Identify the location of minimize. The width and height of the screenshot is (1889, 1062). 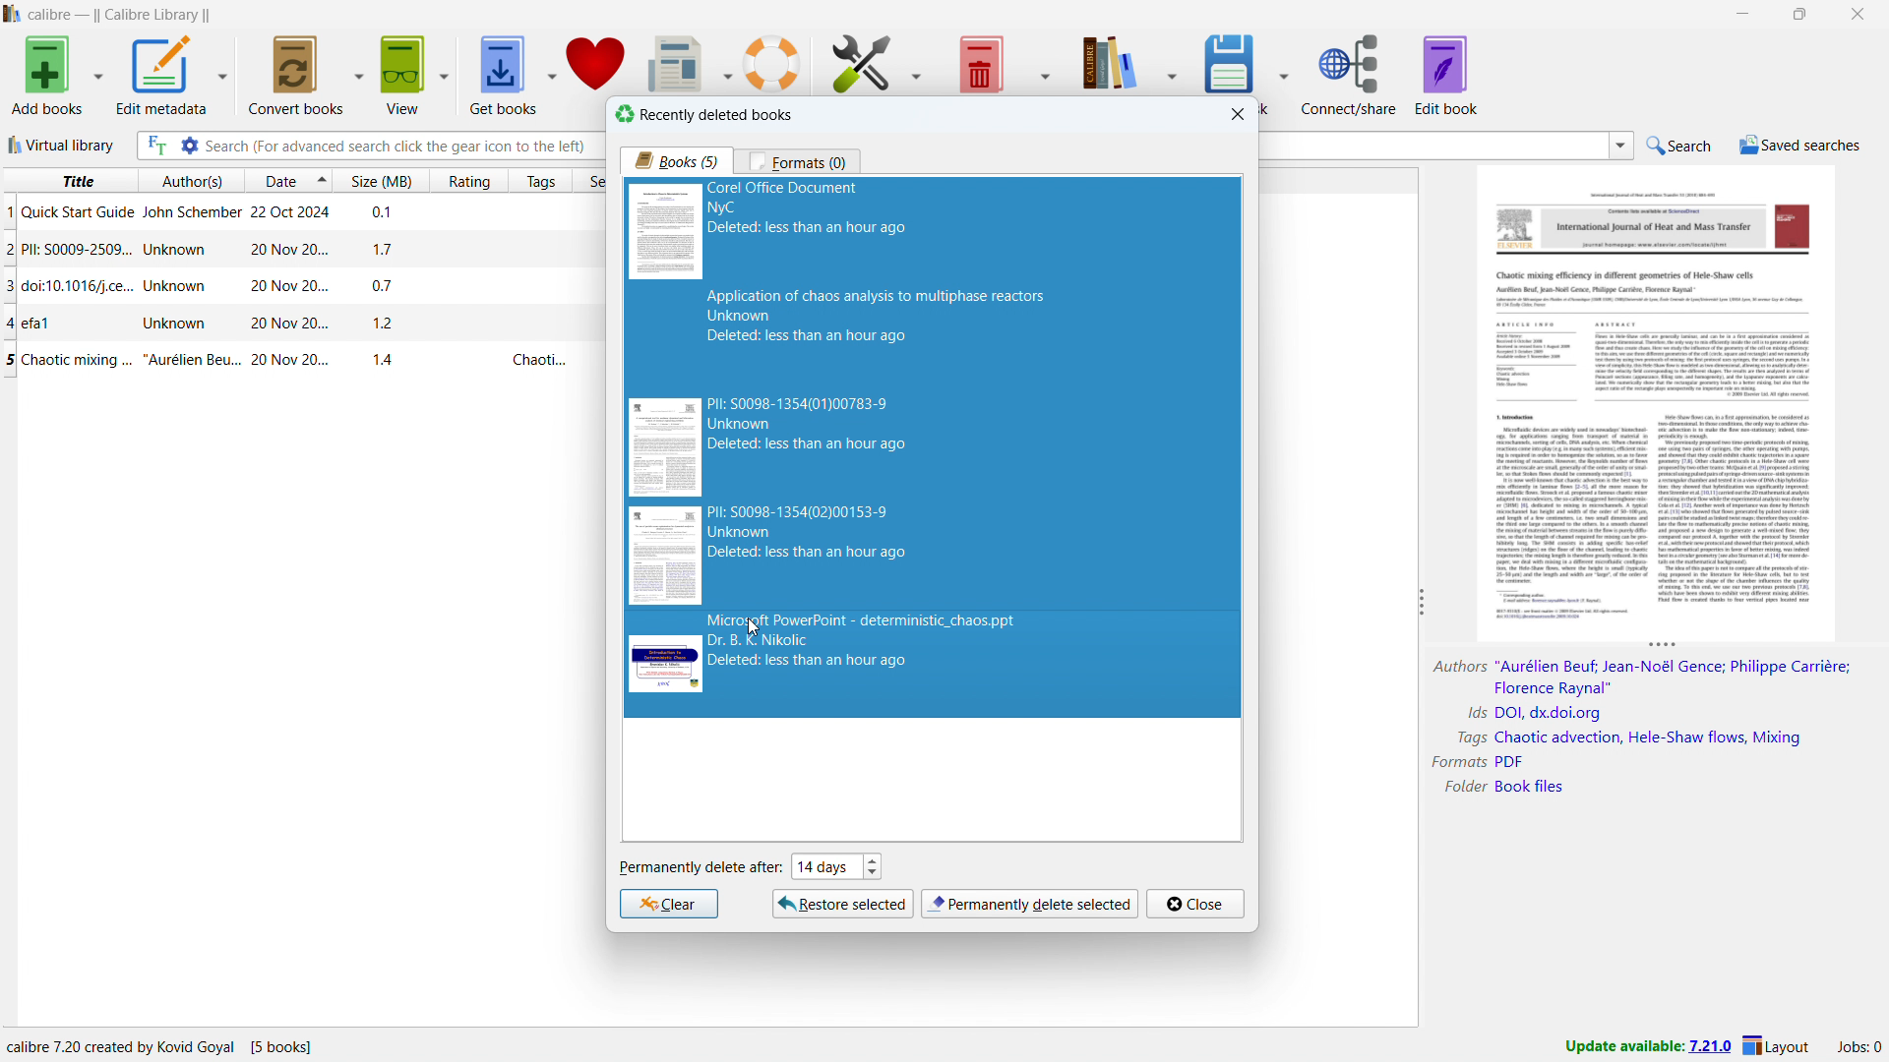
(1741, 14).